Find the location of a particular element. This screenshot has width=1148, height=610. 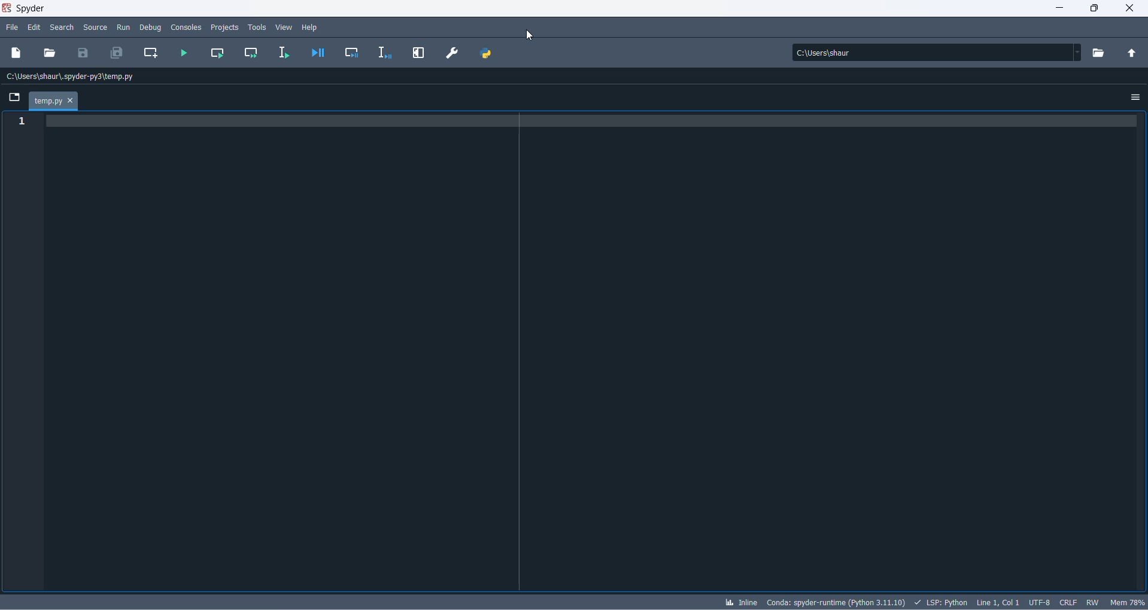

save is located at coordinates (84, 52).